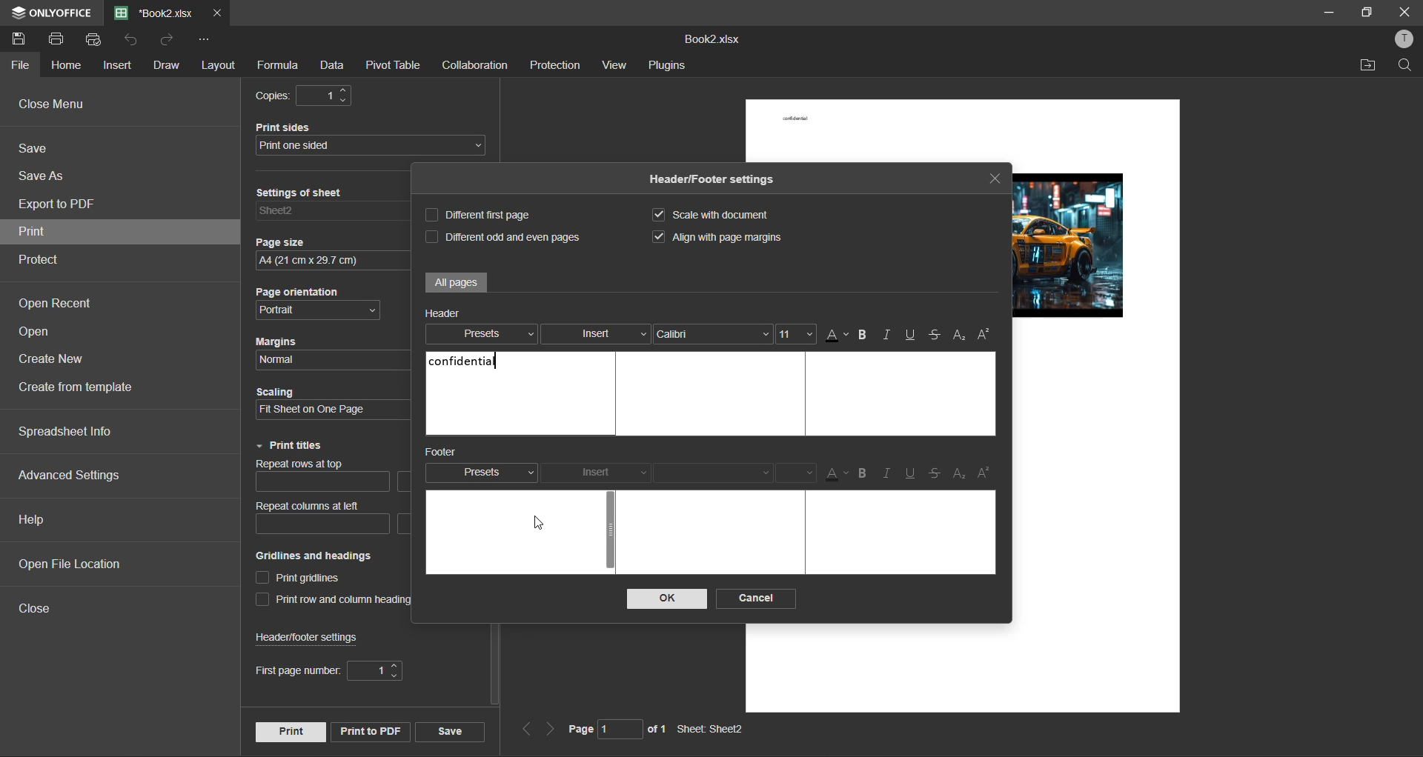  What do you see at coordinates (66, 14) in the screenshot?
I see `ONLYOFFICE` at bounding box center [66, 14].